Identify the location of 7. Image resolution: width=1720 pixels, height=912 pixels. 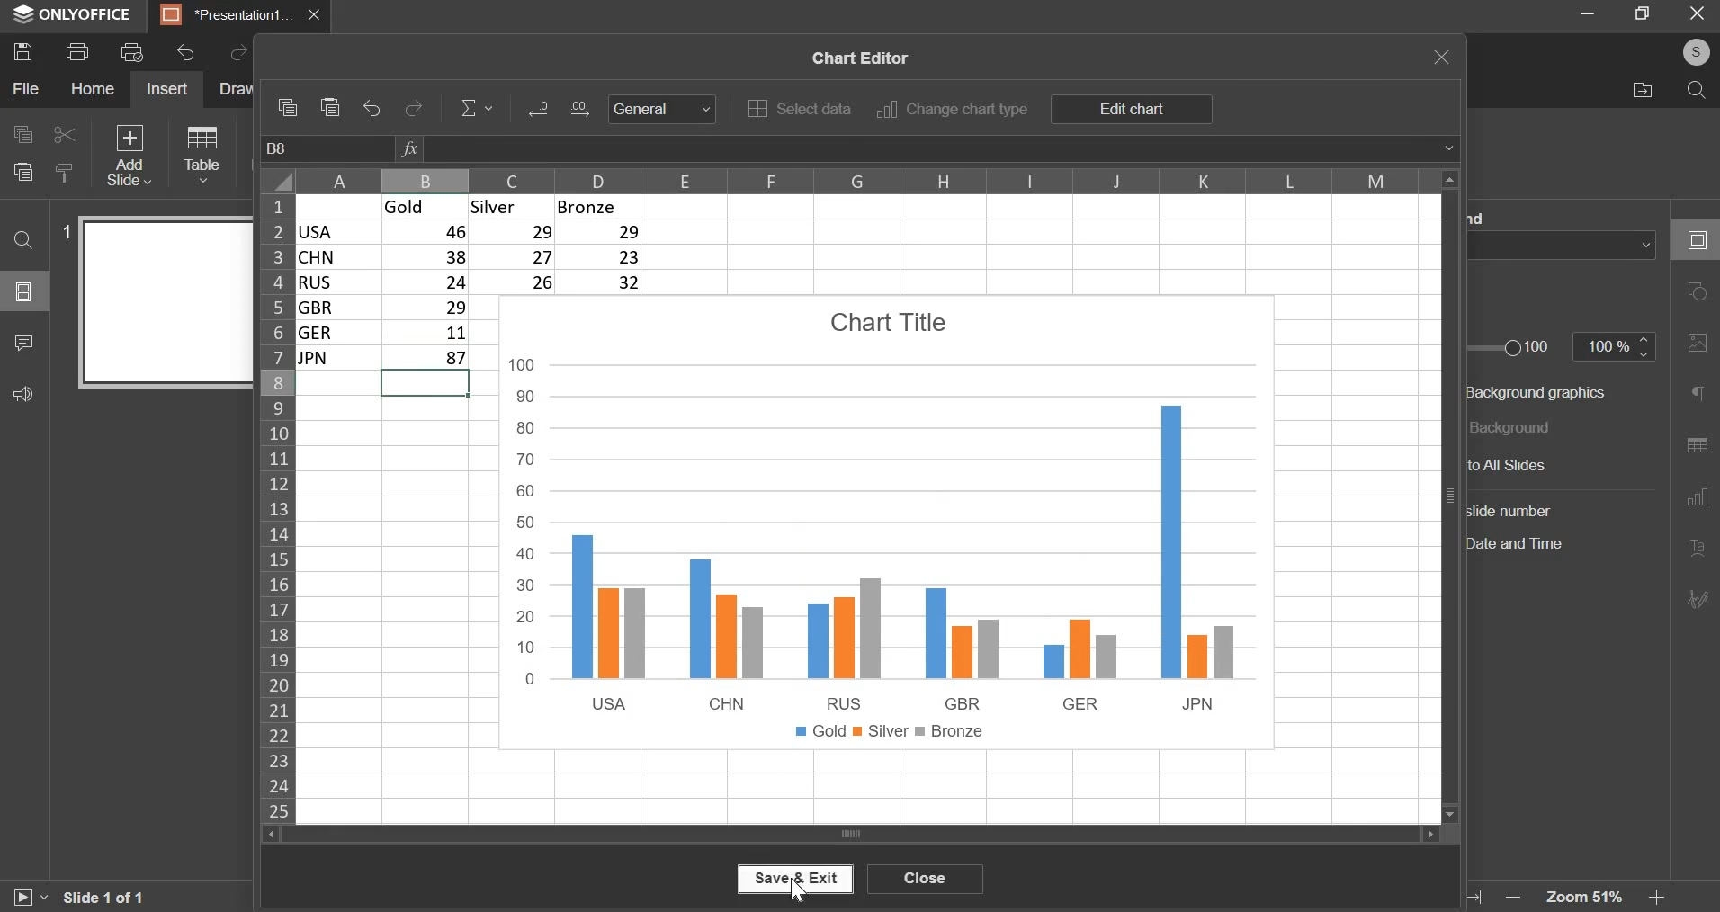
(427, 360).